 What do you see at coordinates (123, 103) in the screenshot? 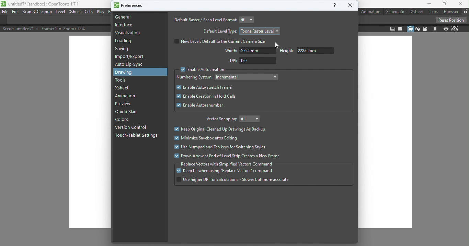
I see `Preview` at bounding box center [123, 103].